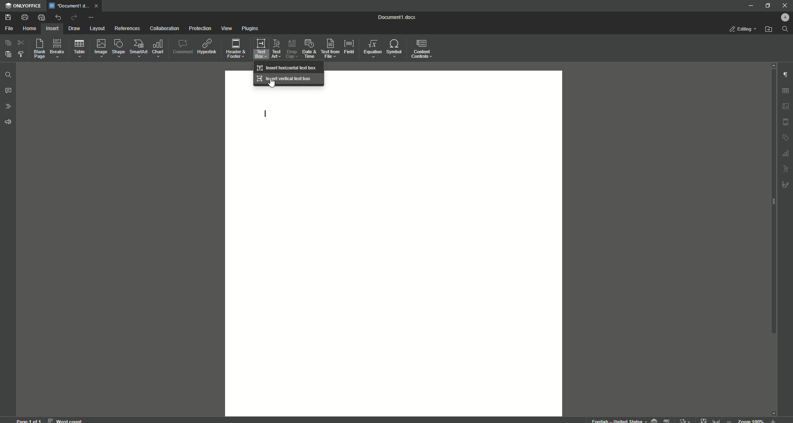 This screenshot has width=793, height=423. What do you see at coordinates (51, 28) in the screenshot?
I see `Insert` at bounding box center [51, 28].